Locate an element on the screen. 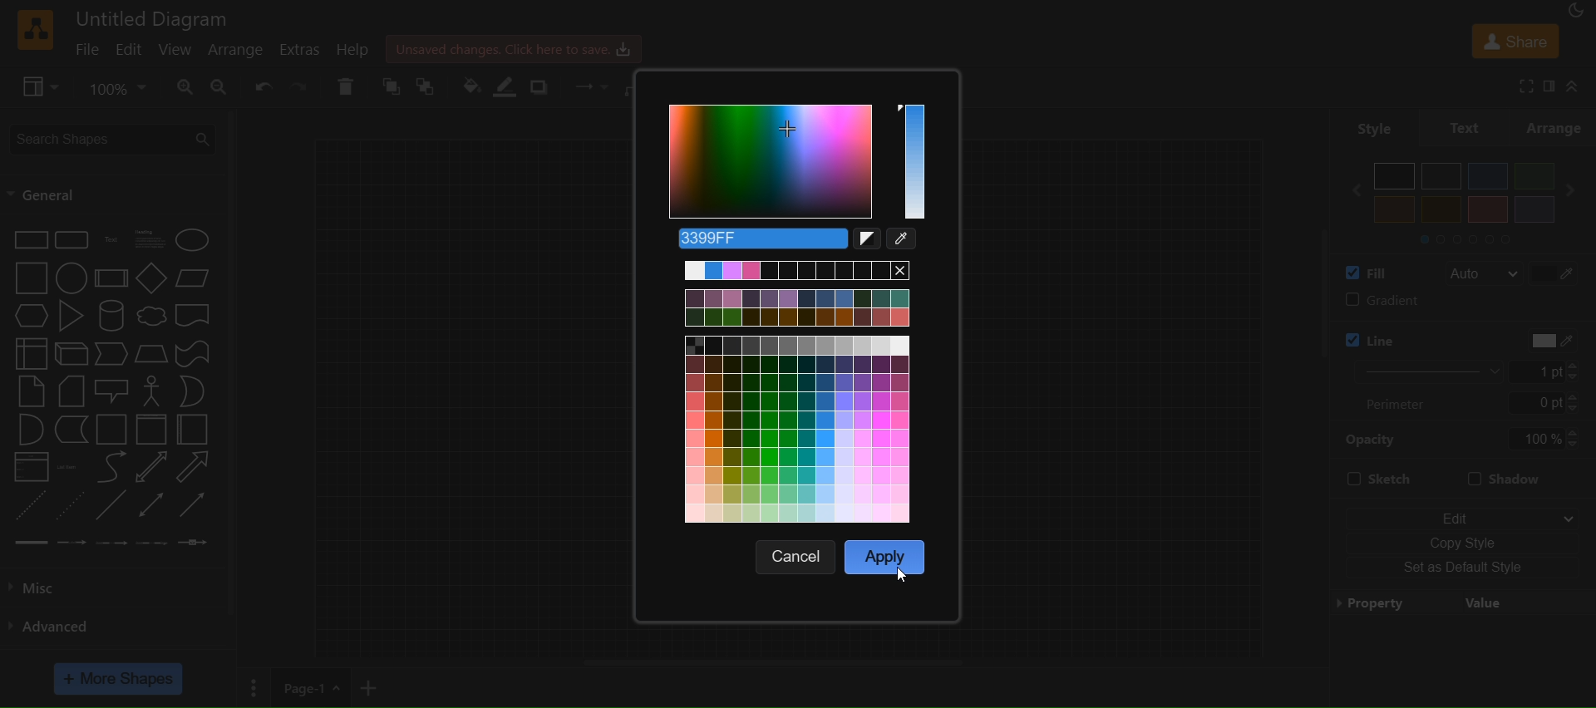 The width and height of the screenshot is (1596, 708). heading is located at coordinates (151, 239).